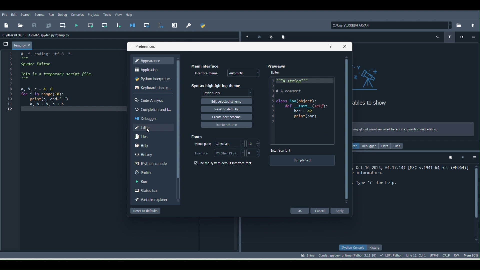 This screenshot has width=480, height=270. Describe the element at coordinates (196, 136) in the screenshot. I see `Fonts` at that location.